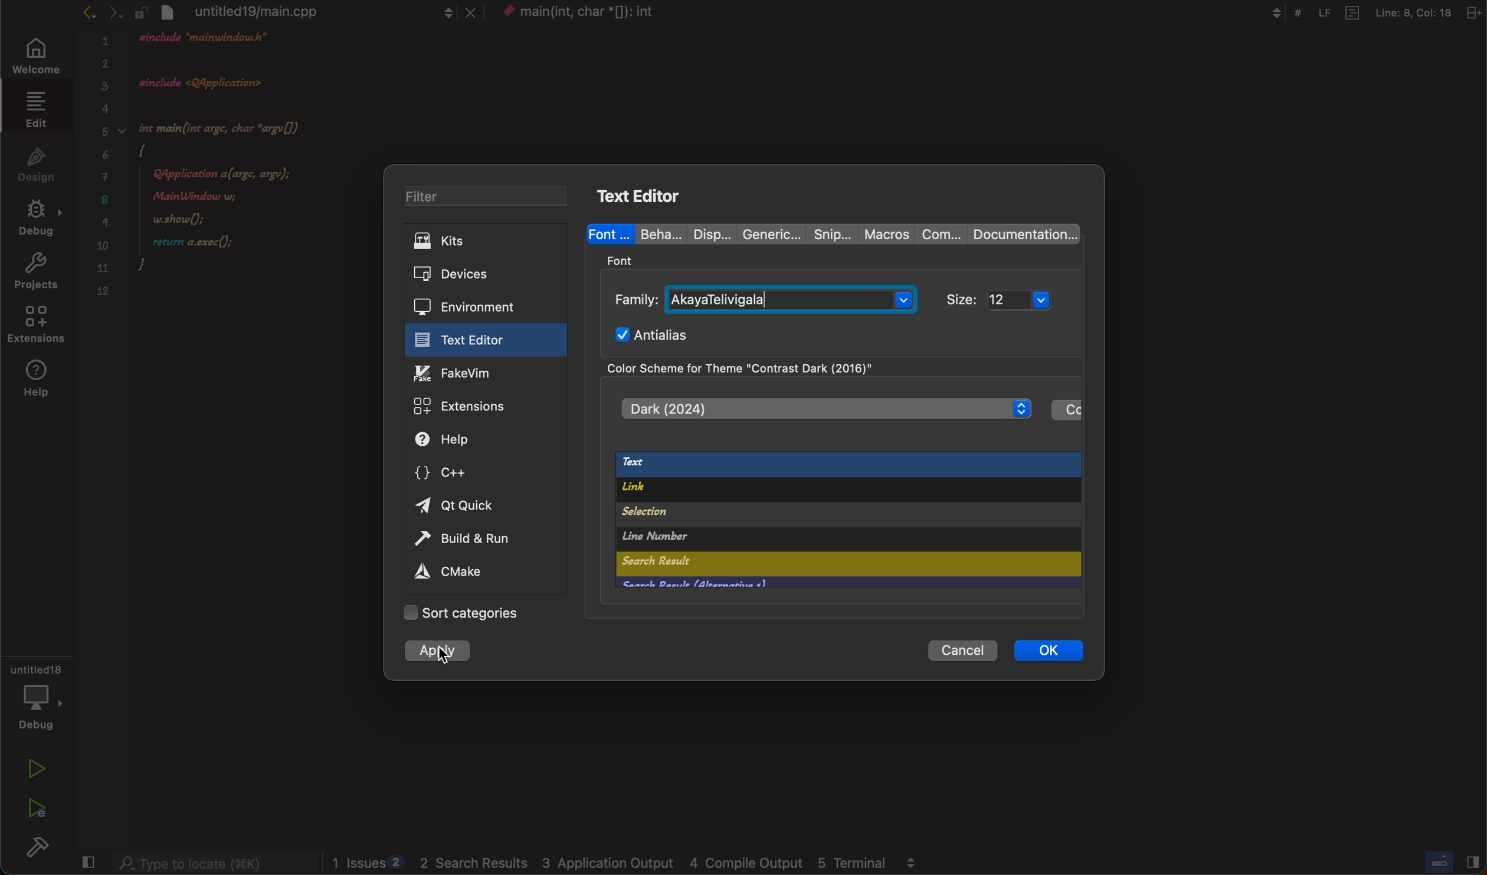 This screenshot has height=875, width=1487. Describe the element at coordinates (833, 491) in the screenshot. I see `link` at that location.